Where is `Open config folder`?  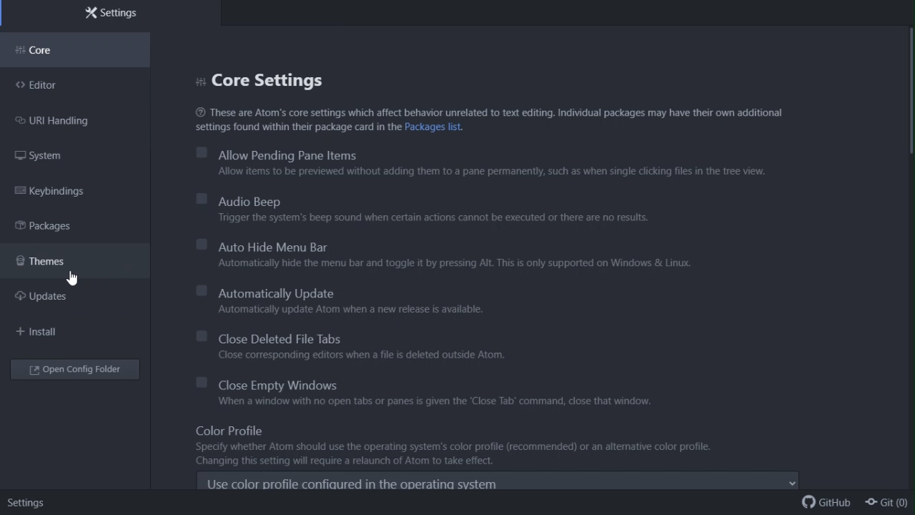 Open config folder is located at coordinates (79, 371).